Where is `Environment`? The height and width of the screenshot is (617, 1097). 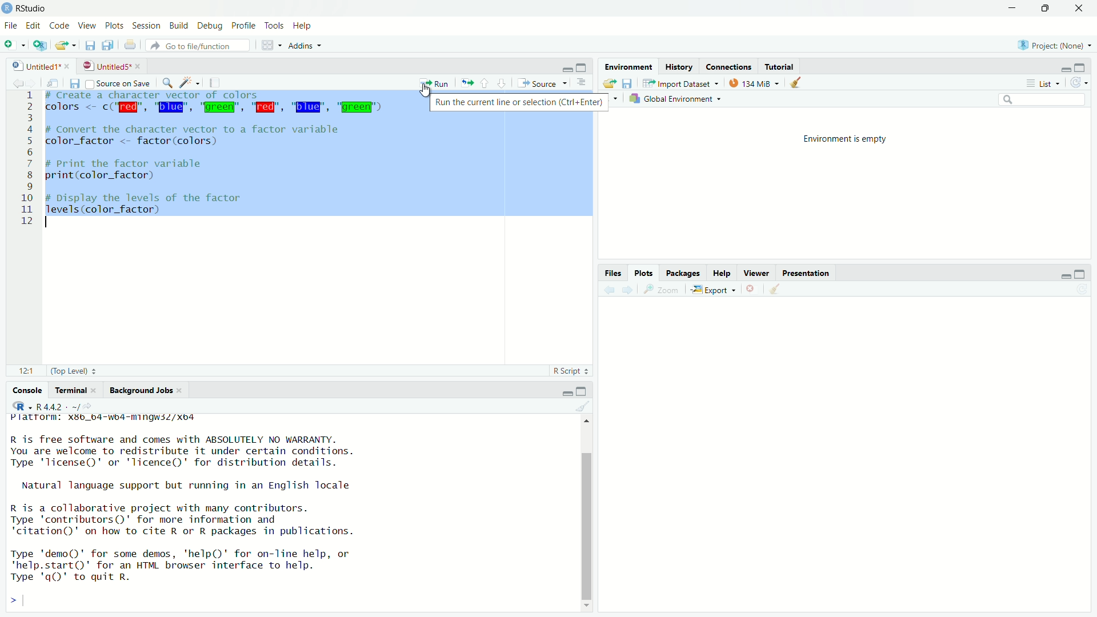
Environment is located at coordinates (630, 66).